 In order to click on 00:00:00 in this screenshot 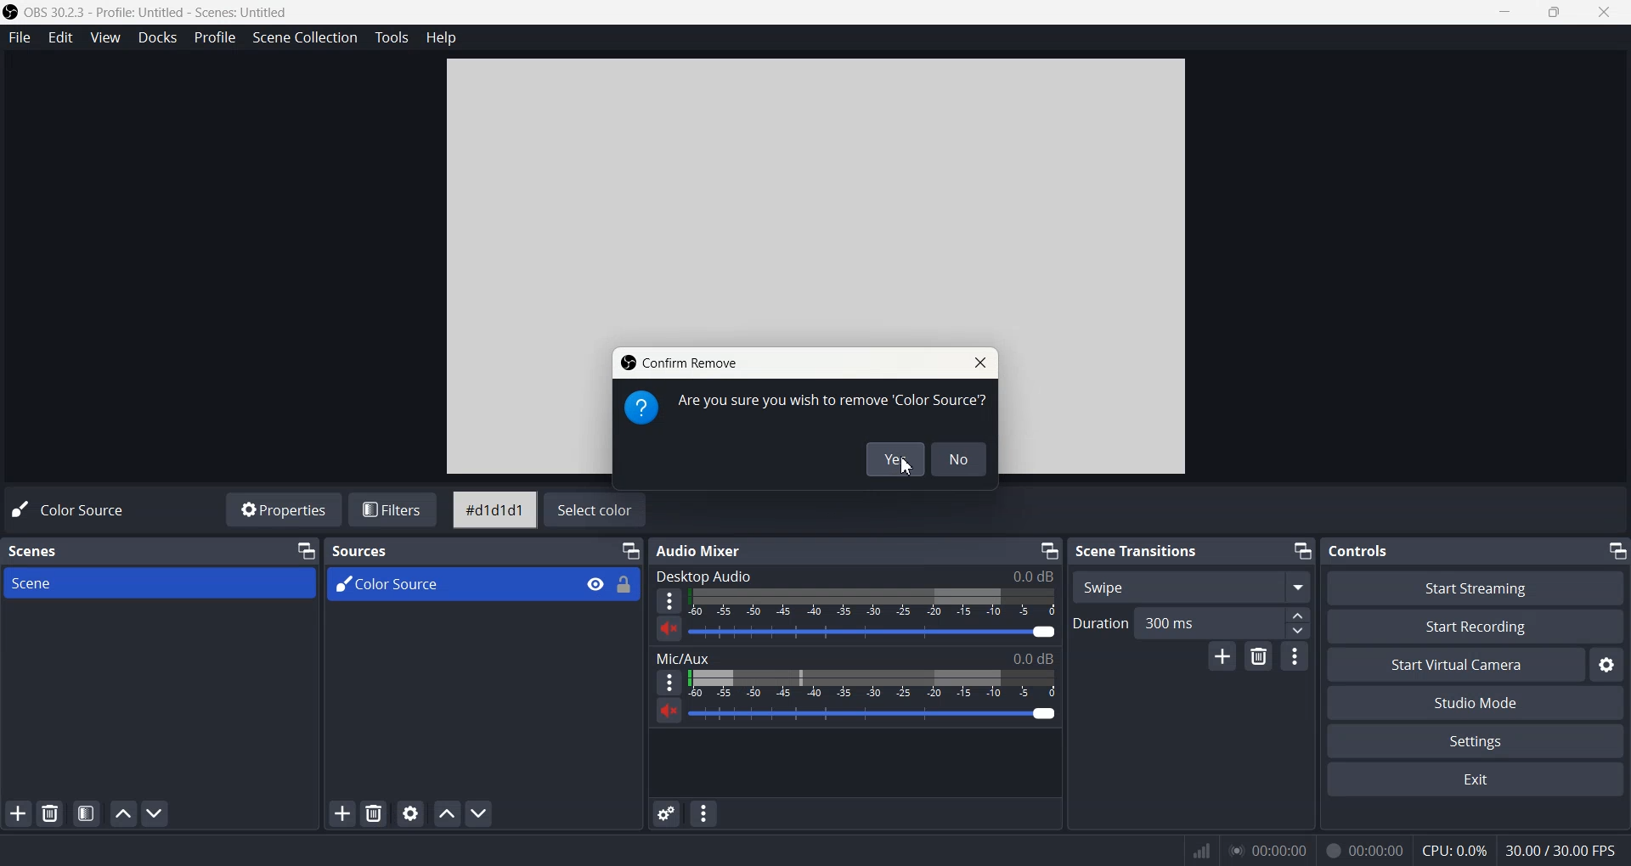, I will do `click(1266, 849)`.